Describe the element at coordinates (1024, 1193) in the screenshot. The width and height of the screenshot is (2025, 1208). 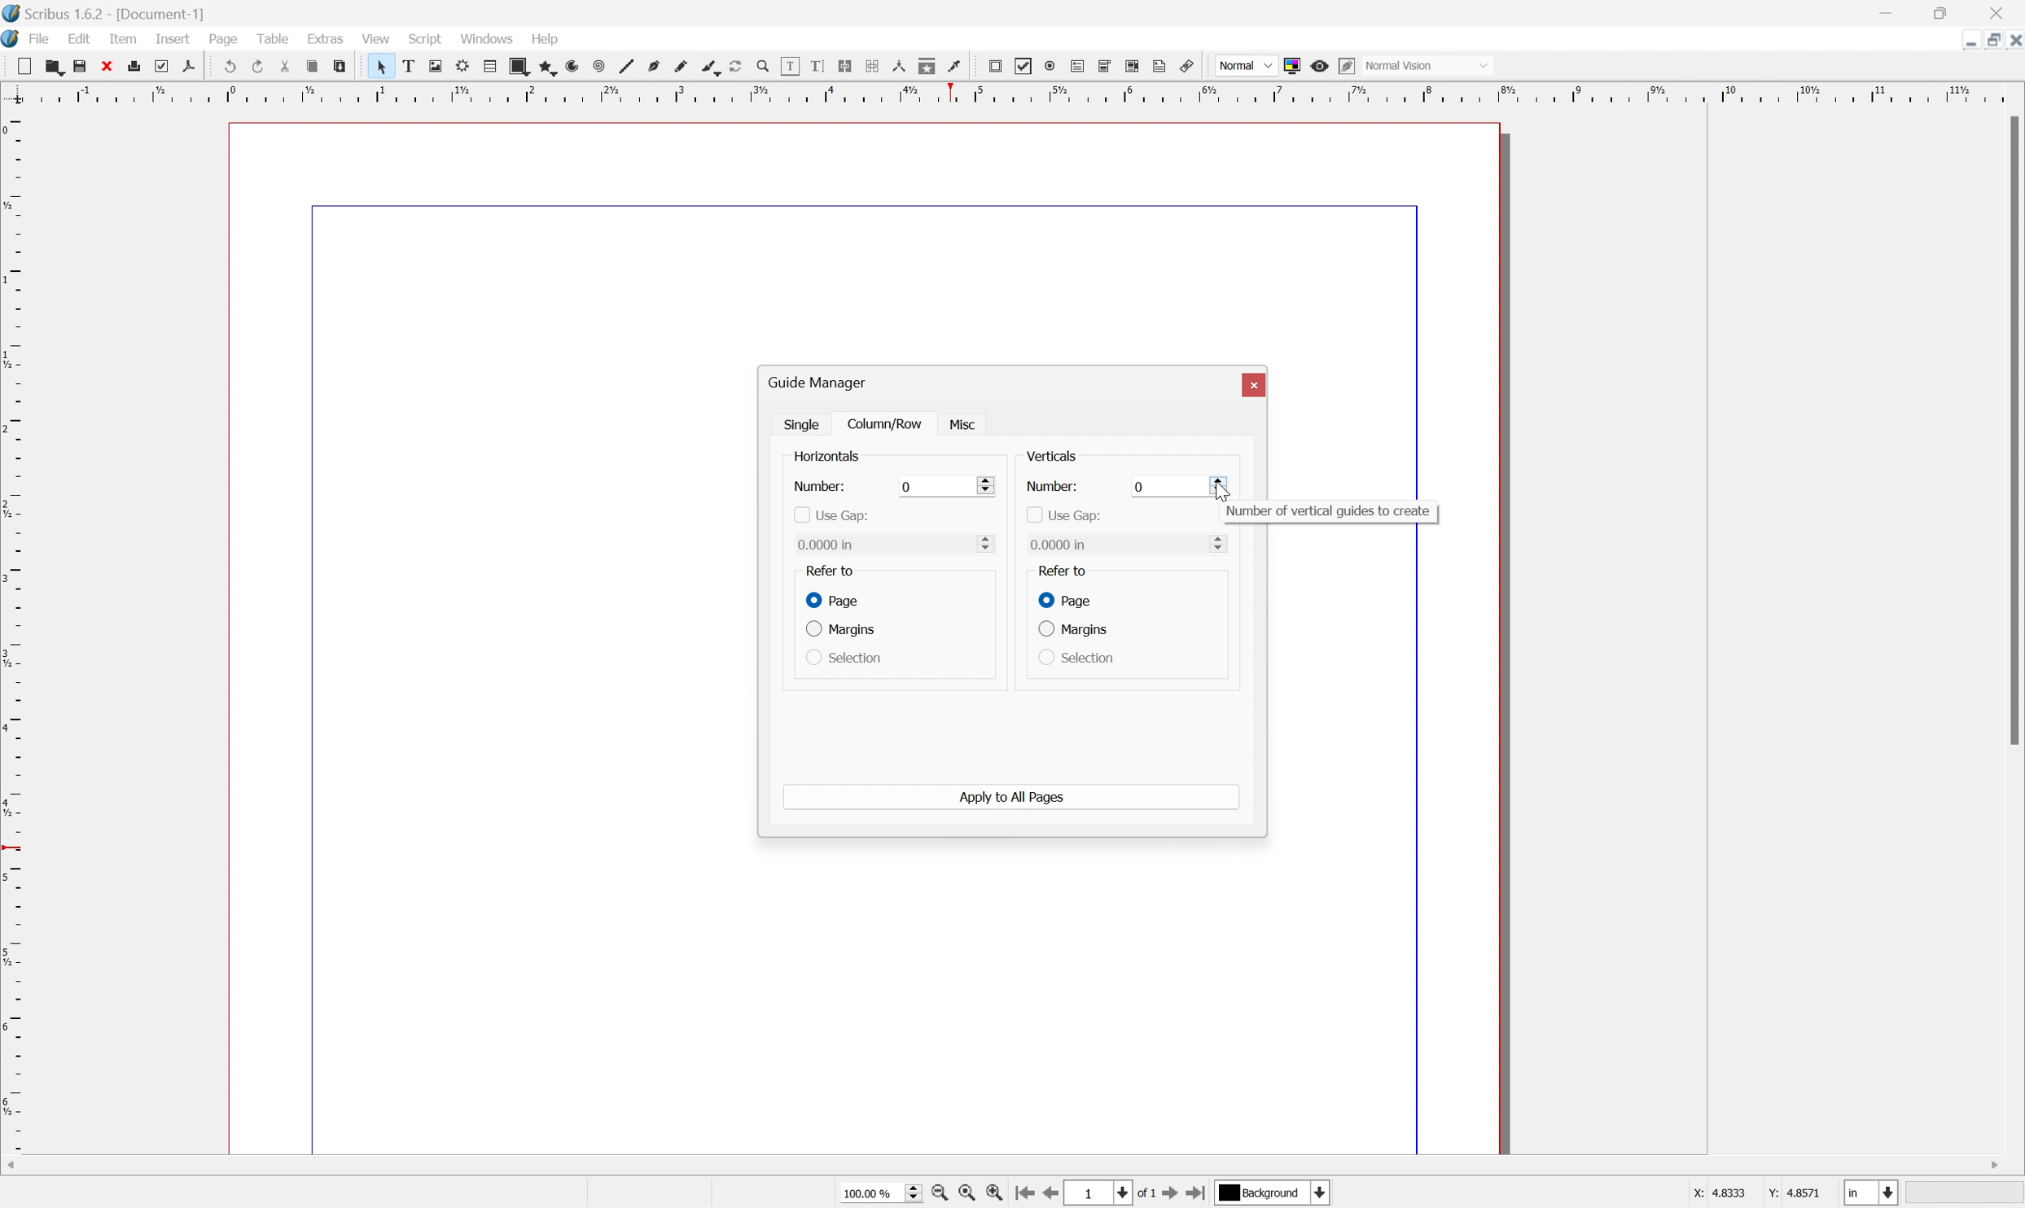
I see `go to first page` at that location.